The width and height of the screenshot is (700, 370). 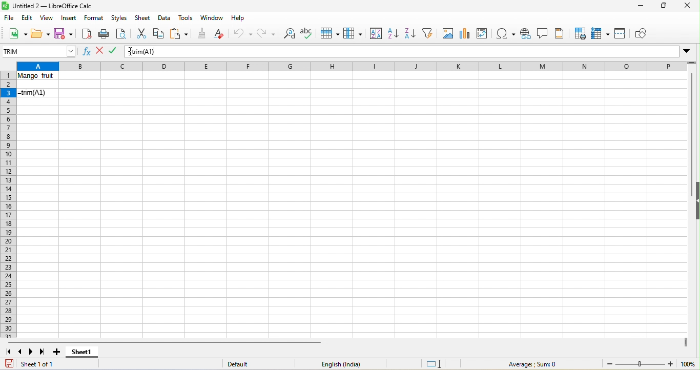 I want to click on sort descending, so click(x=410, y=34).